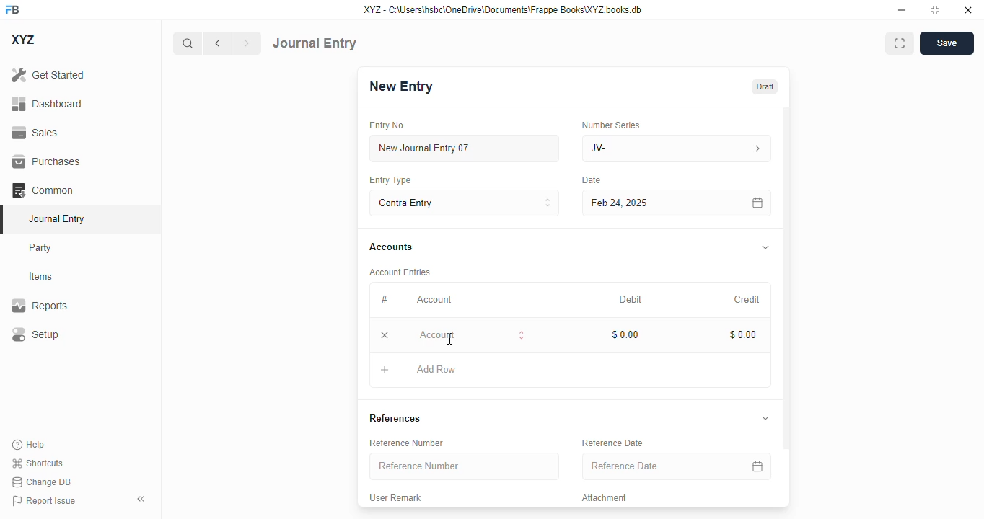 The width and height of the screenshot is (984, 519). I want to click on reports, so click(40, 305).